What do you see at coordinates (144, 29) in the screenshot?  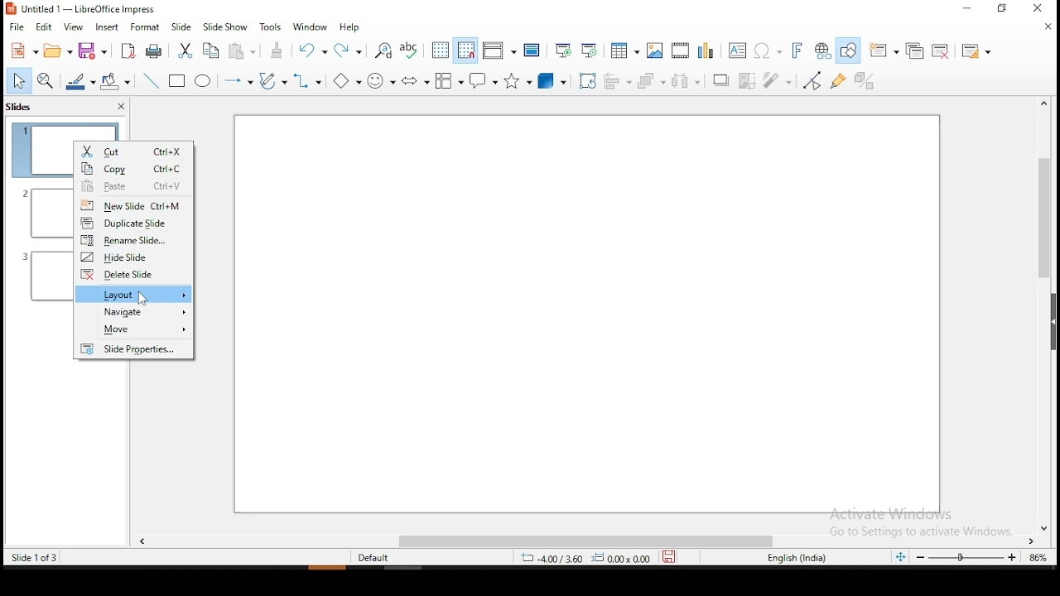 I see `format` at bounding box center [144, 29].